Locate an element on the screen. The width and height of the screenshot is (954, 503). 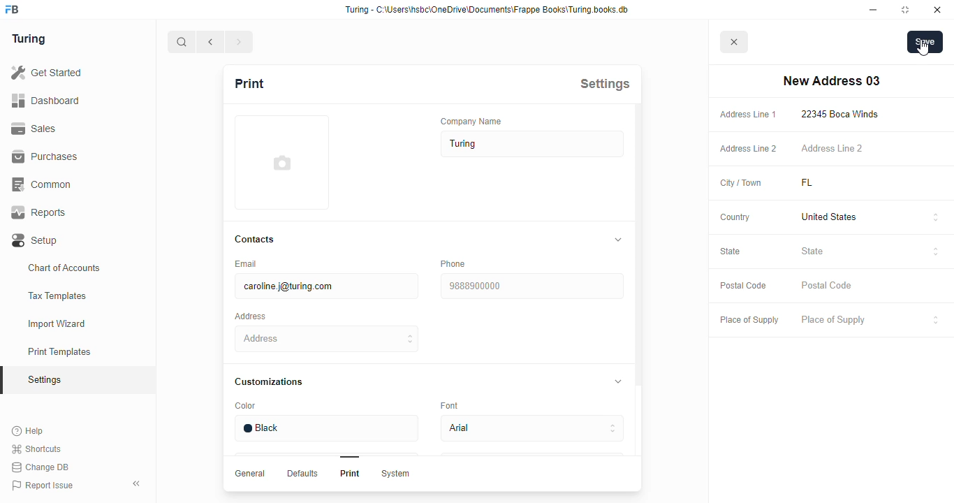
settings is located at coordinates (46, 381).